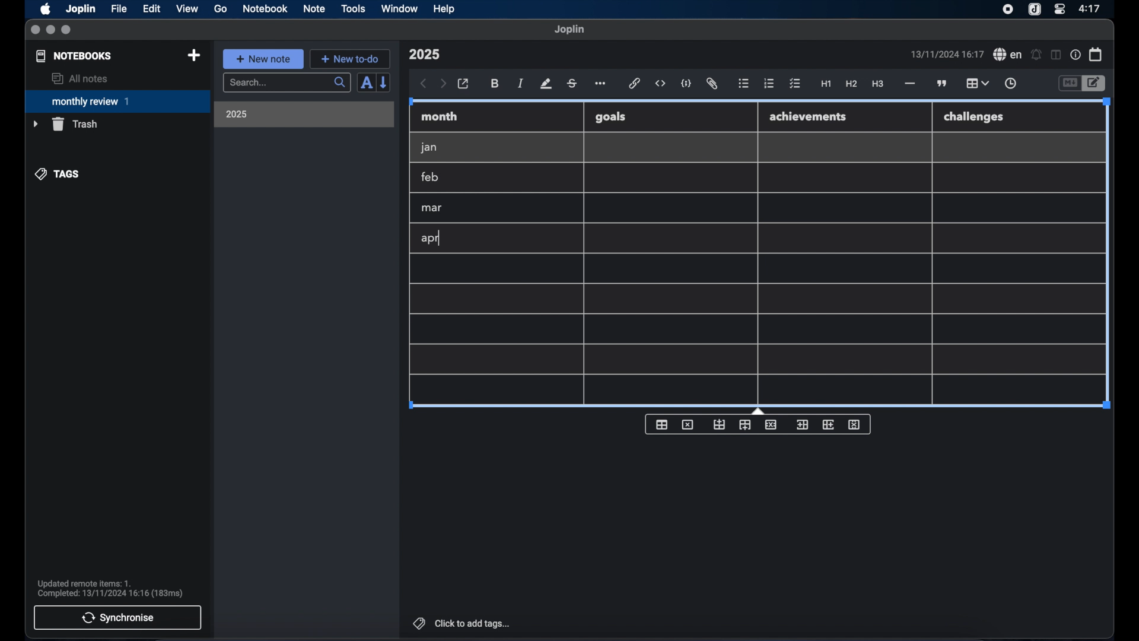  I want to click on insert row before, so click(720, 425).